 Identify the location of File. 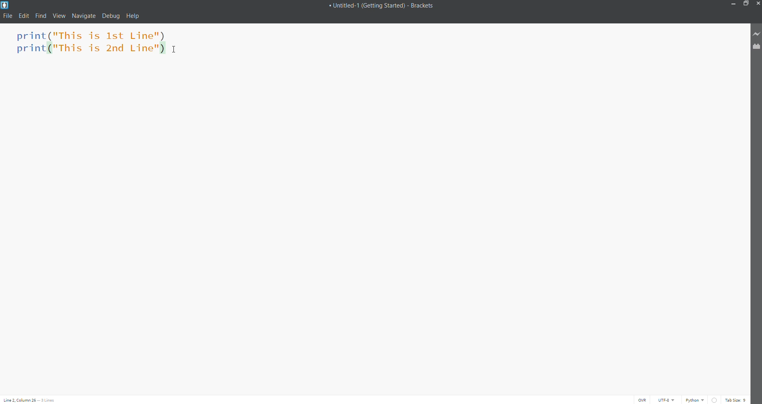
(9, 15).